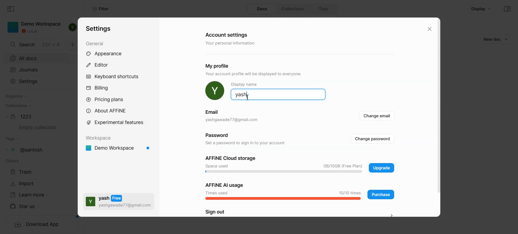  Describe the element at coordinates (101, 65) in the screenshot. I see `Editor` at that location.